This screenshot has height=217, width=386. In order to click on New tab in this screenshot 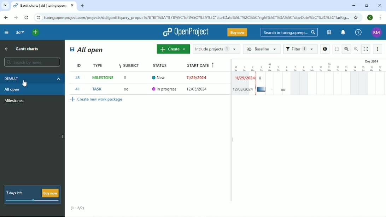, I will do `click(82, 5)`.